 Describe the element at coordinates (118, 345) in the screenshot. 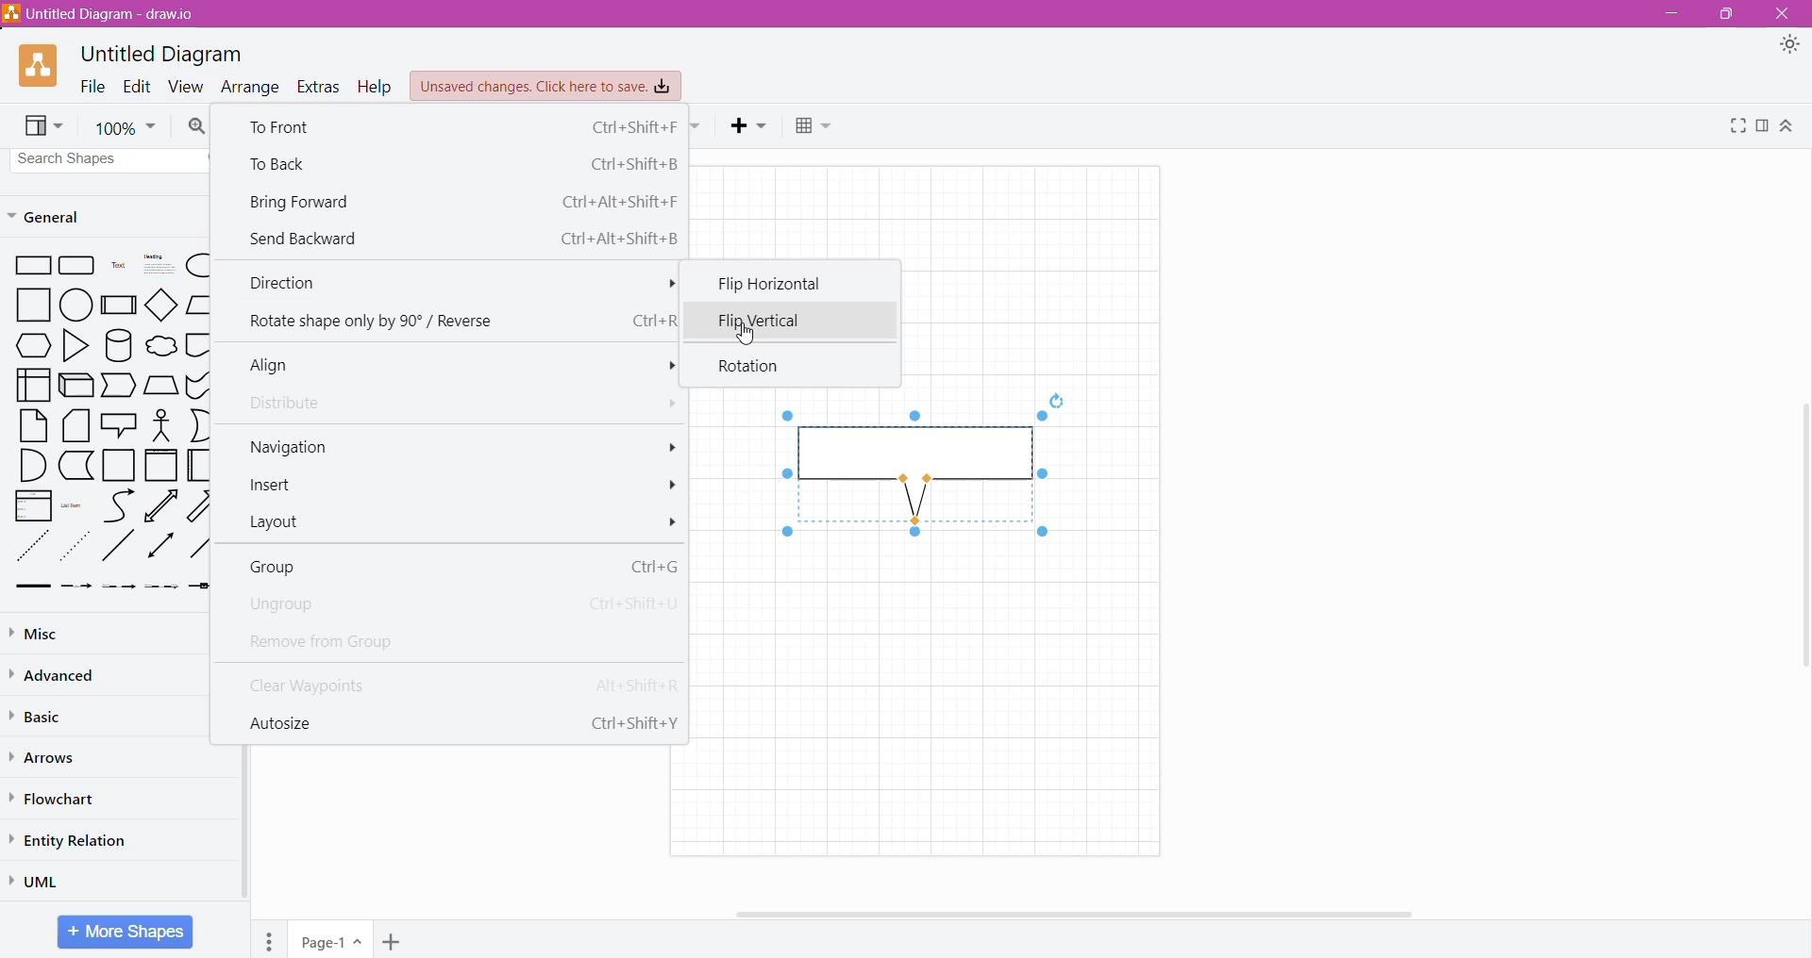

I see `Cylinder ` at that location.